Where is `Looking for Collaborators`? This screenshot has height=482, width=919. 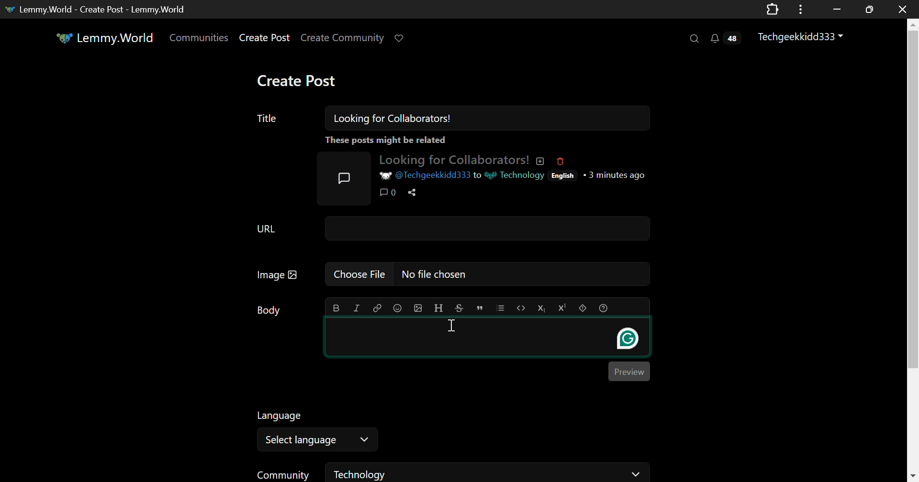 Looking for Collaborators is located at coordinates (460, 159).